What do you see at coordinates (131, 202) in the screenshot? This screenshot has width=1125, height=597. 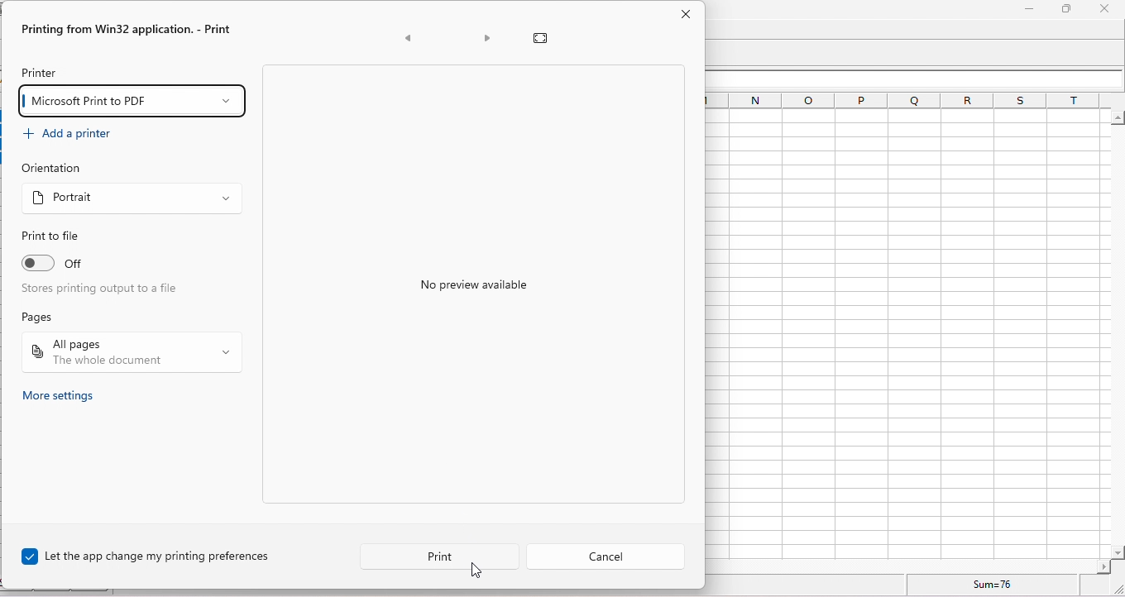 I see `portrait` at bounding box center [131, 202].